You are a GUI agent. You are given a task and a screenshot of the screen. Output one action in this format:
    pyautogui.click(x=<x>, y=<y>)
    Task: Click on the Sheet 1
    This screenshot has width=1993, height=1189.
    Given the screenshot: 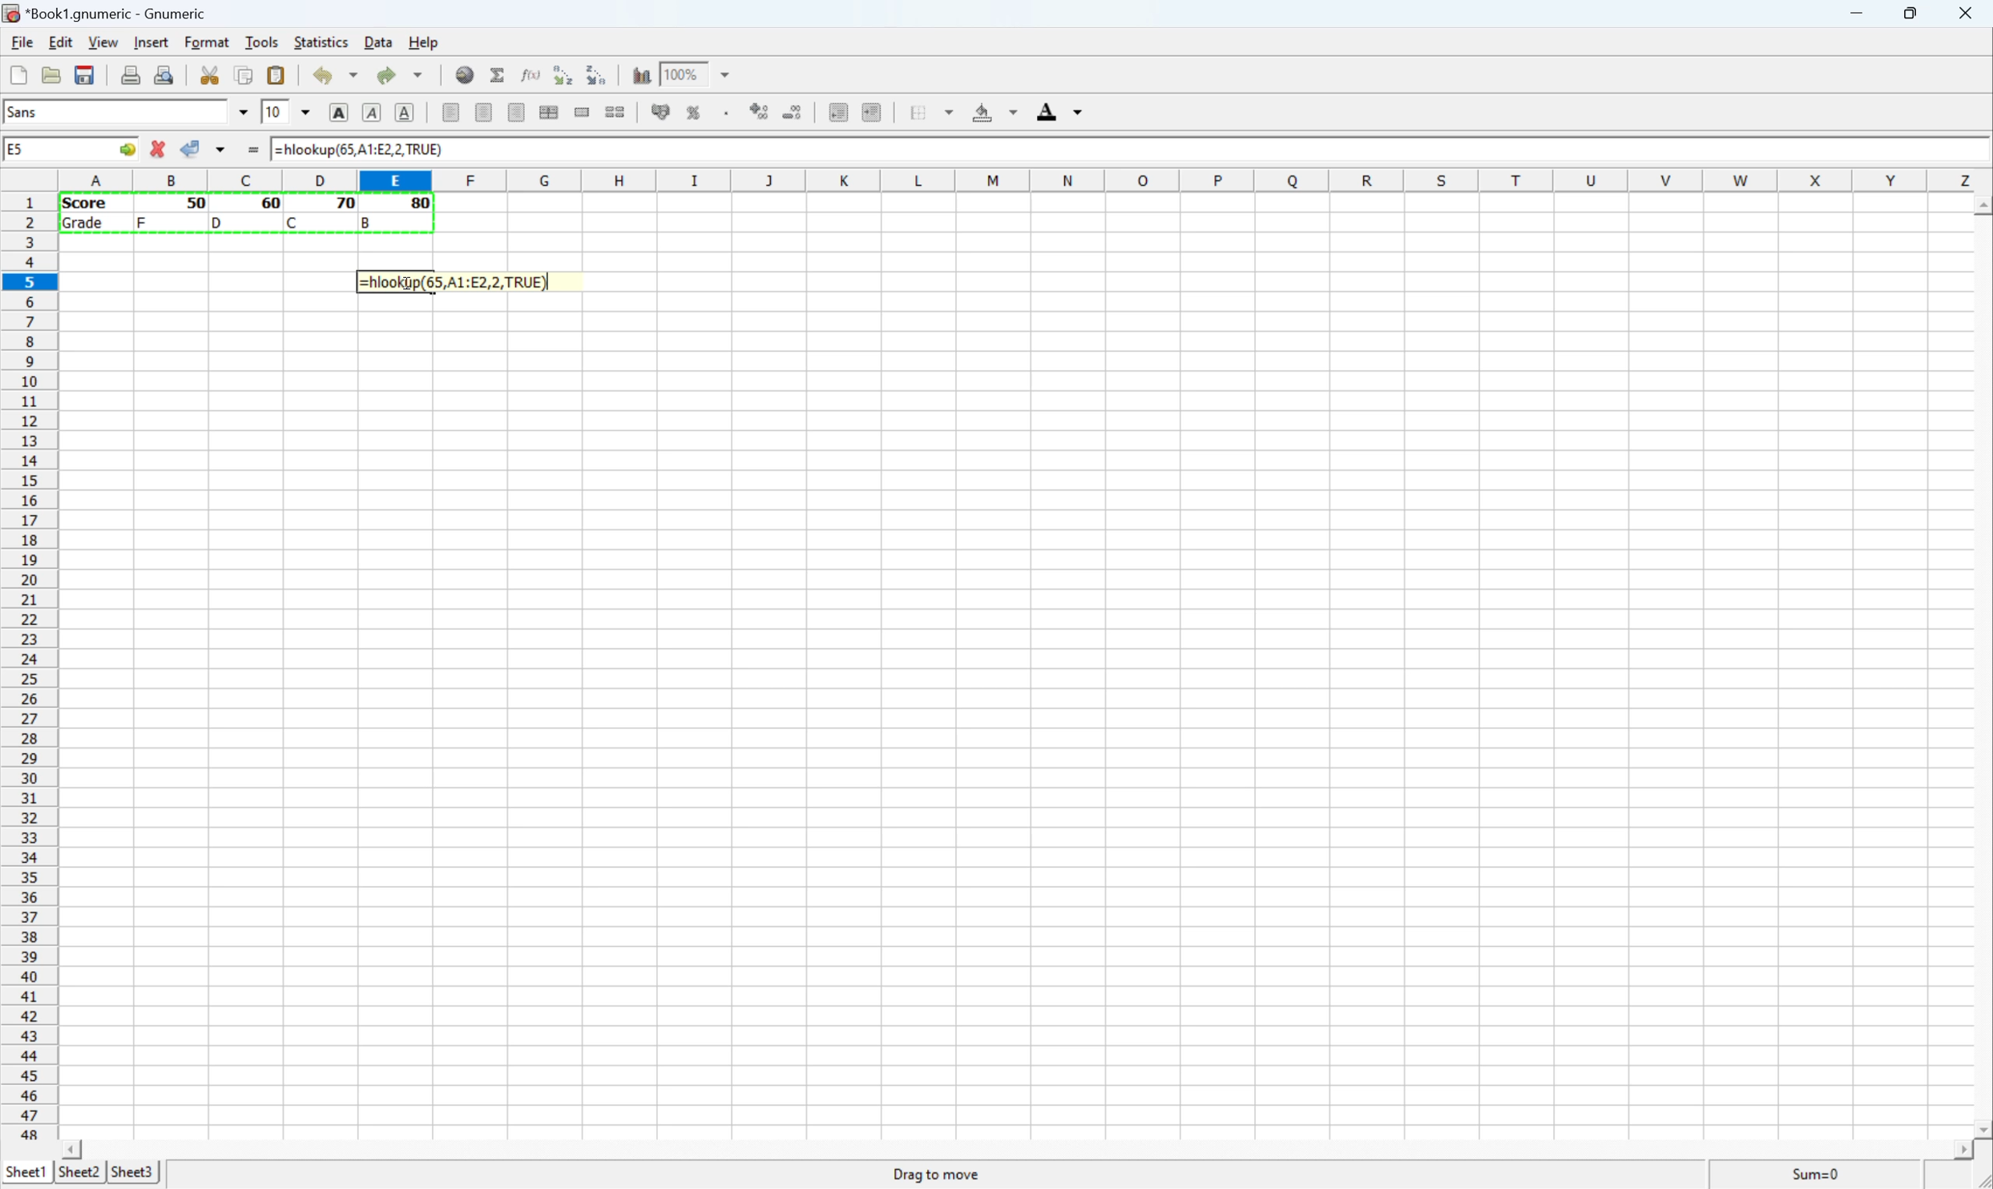 What is the action you would take?
    pyautogui.click(x=25, y=1171)
    